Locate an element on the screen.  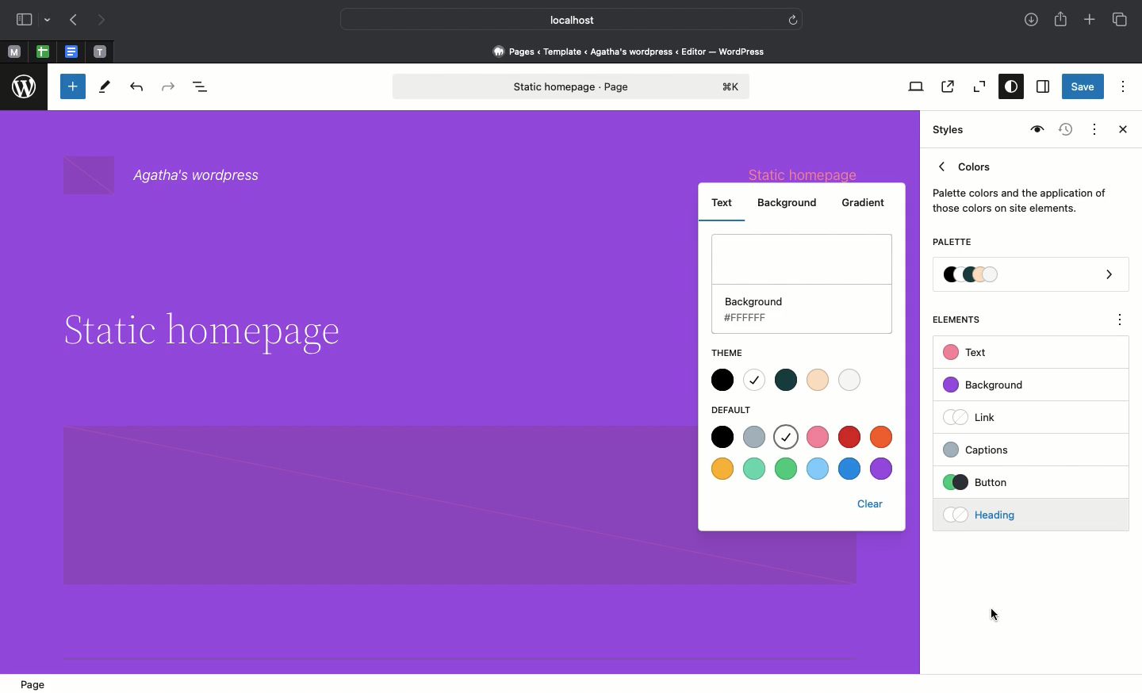
Next page is located at coordinates (102, 21).